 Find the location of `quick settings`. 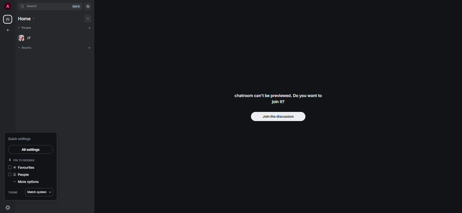

quick settings is located at coordinates (25, 208).